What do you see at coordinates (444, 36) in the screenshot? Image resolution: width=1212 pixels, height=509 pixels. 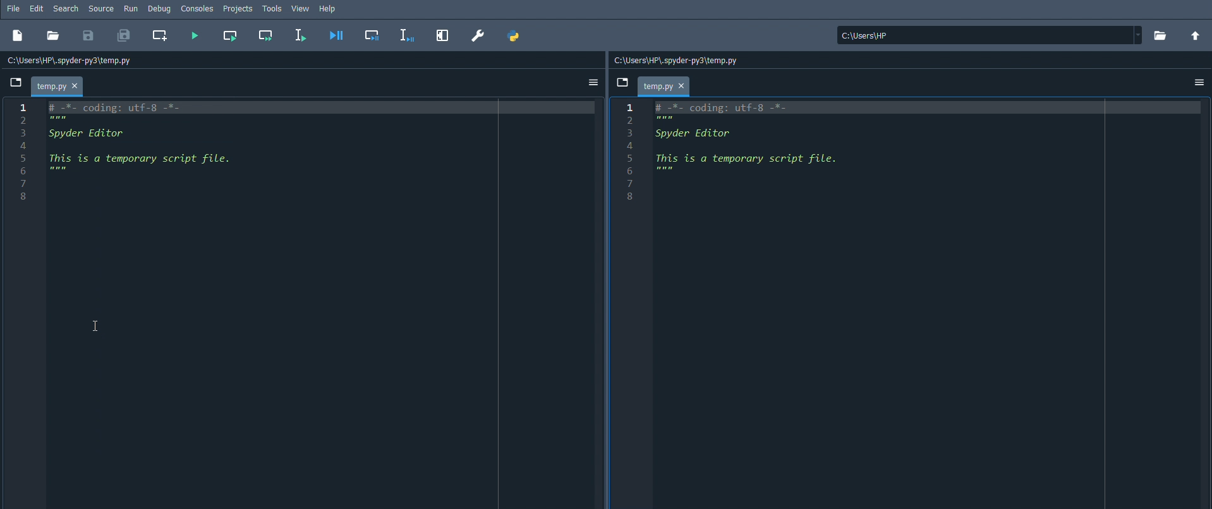 I see `Maximize current pane` at bounding box center [444, 36].